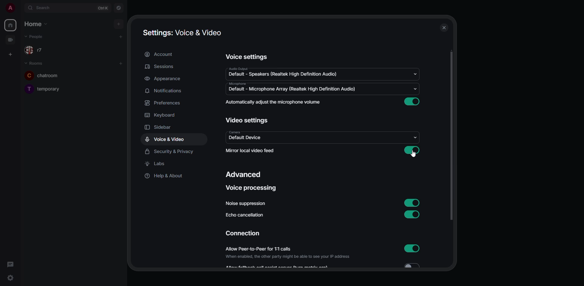 The image size is (584, 286). Describe the element at coordinates (234, 131) in the screenshot. I see `camera` at that location.